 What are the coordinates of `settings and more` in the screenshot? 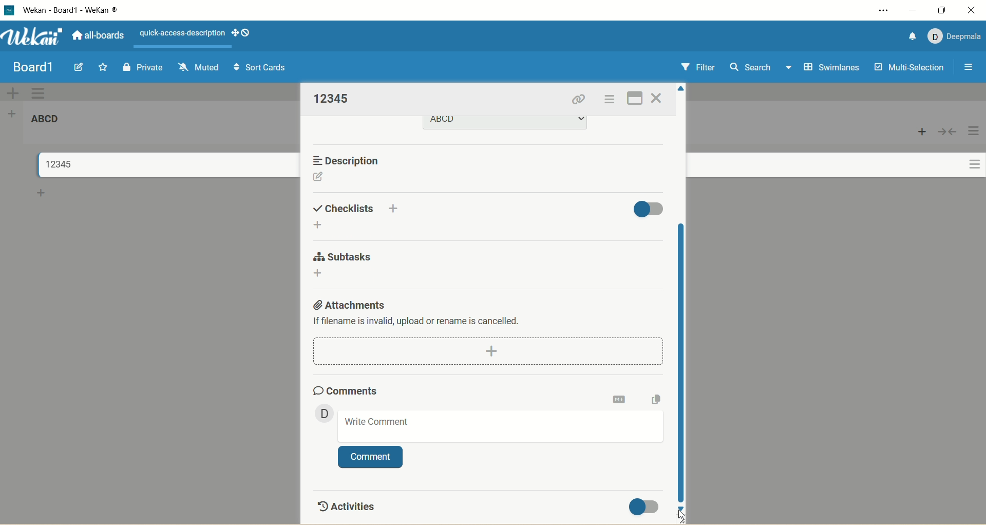 It's located at (886, 11).